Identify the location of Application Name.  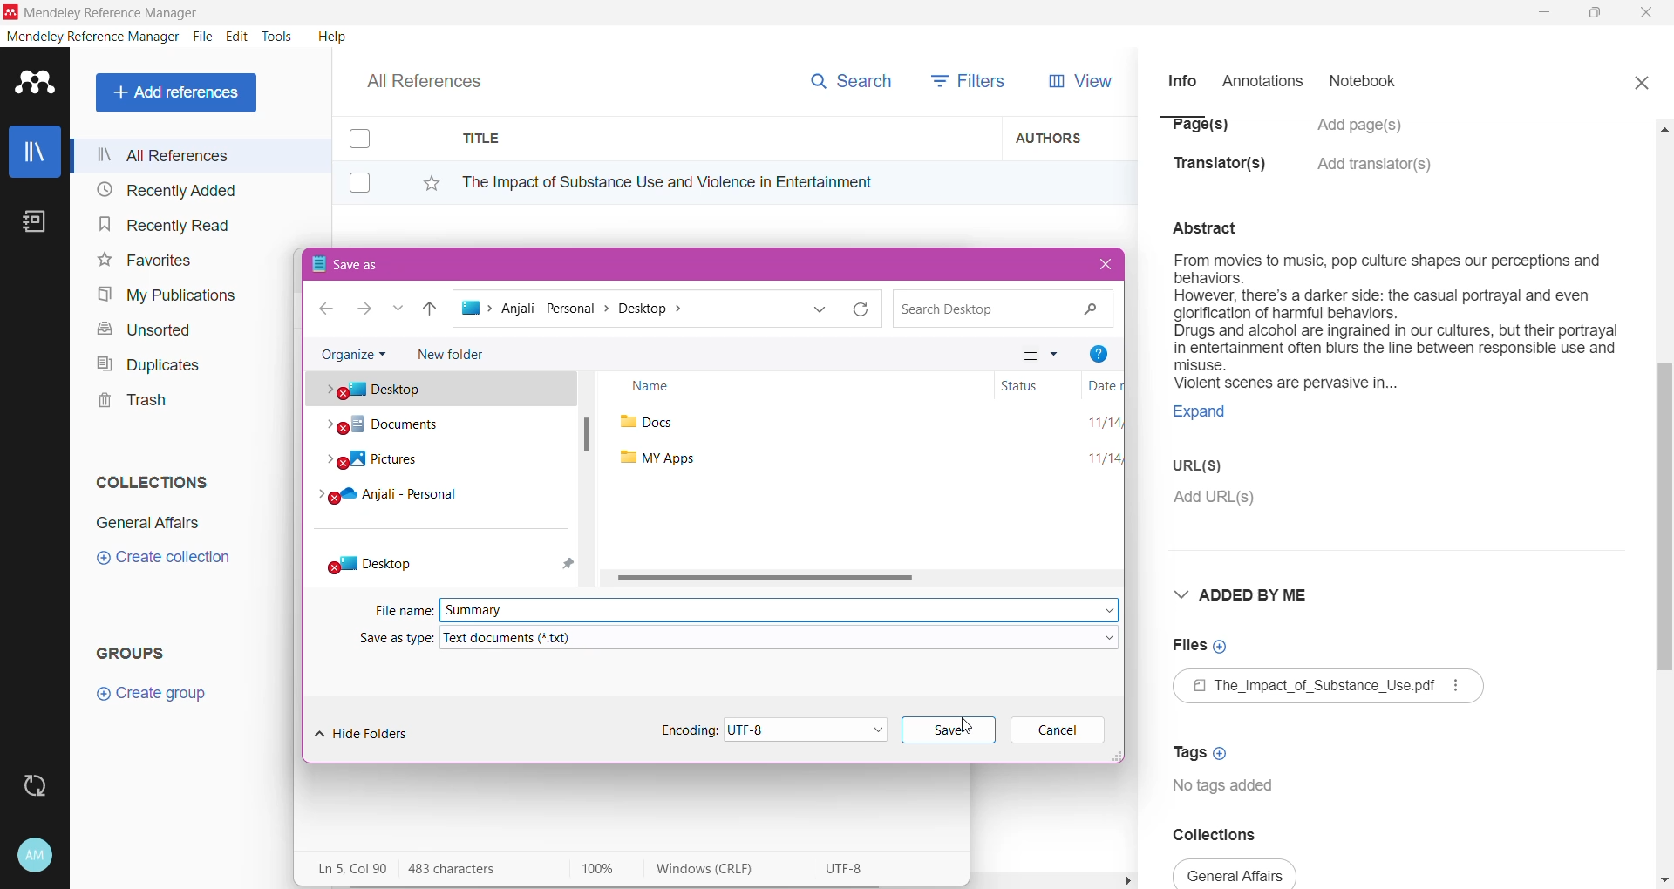
(104, 12).